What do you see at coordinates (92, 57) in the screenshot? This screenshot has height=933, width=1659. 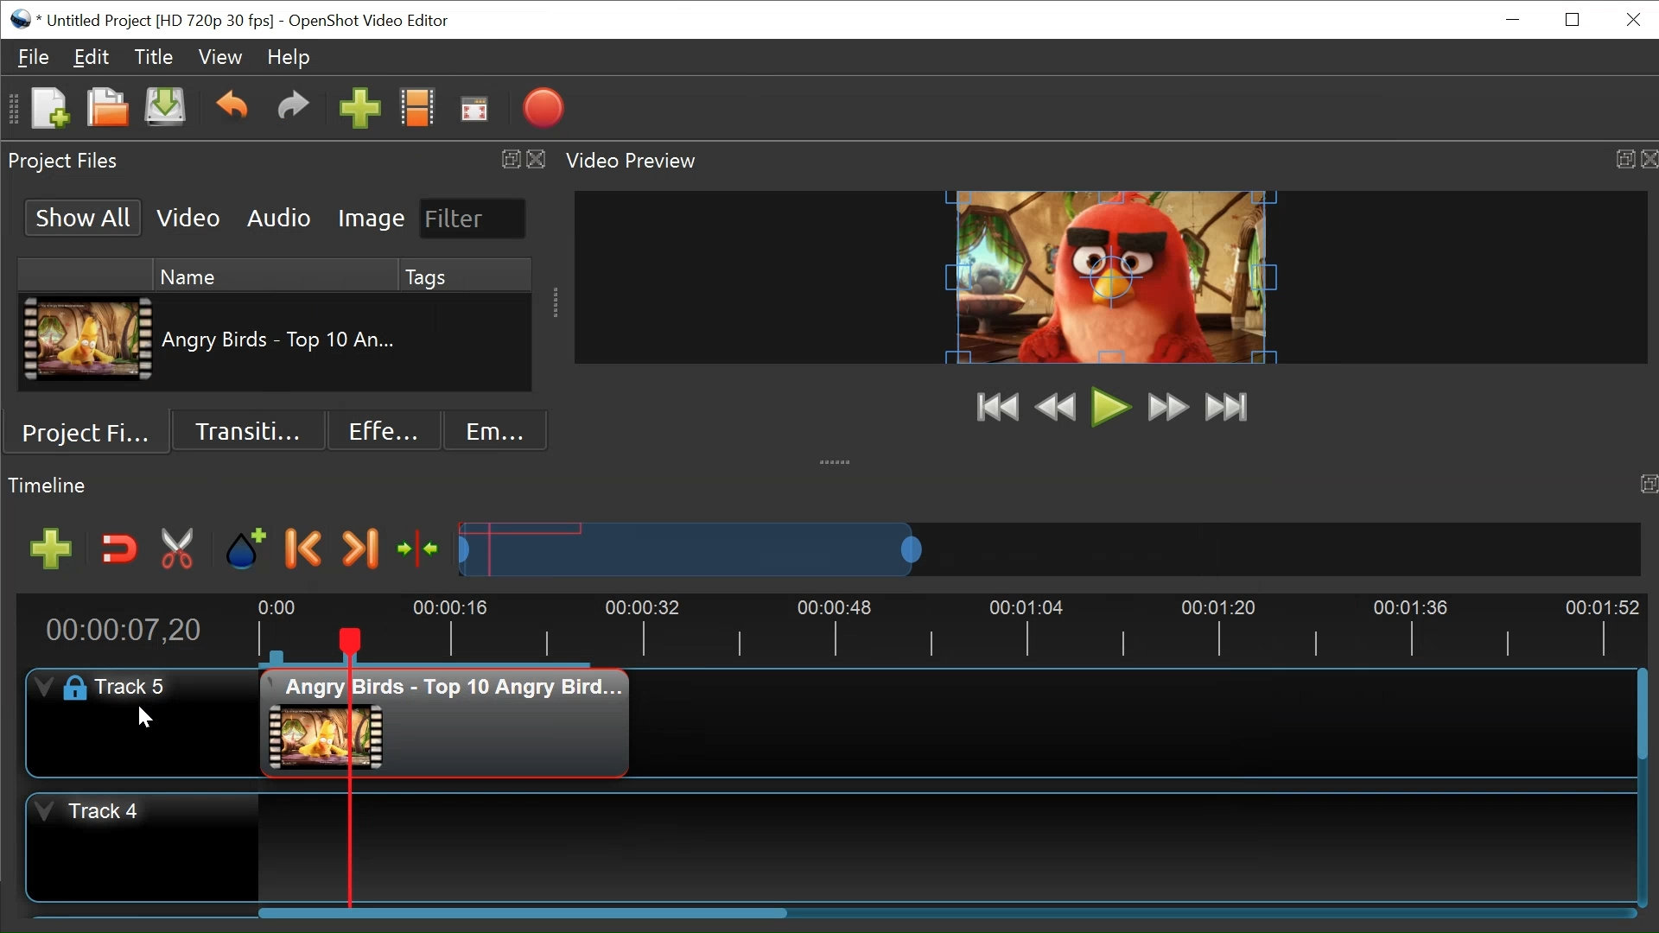 I see `Edit` at bounding box center [92, 57].